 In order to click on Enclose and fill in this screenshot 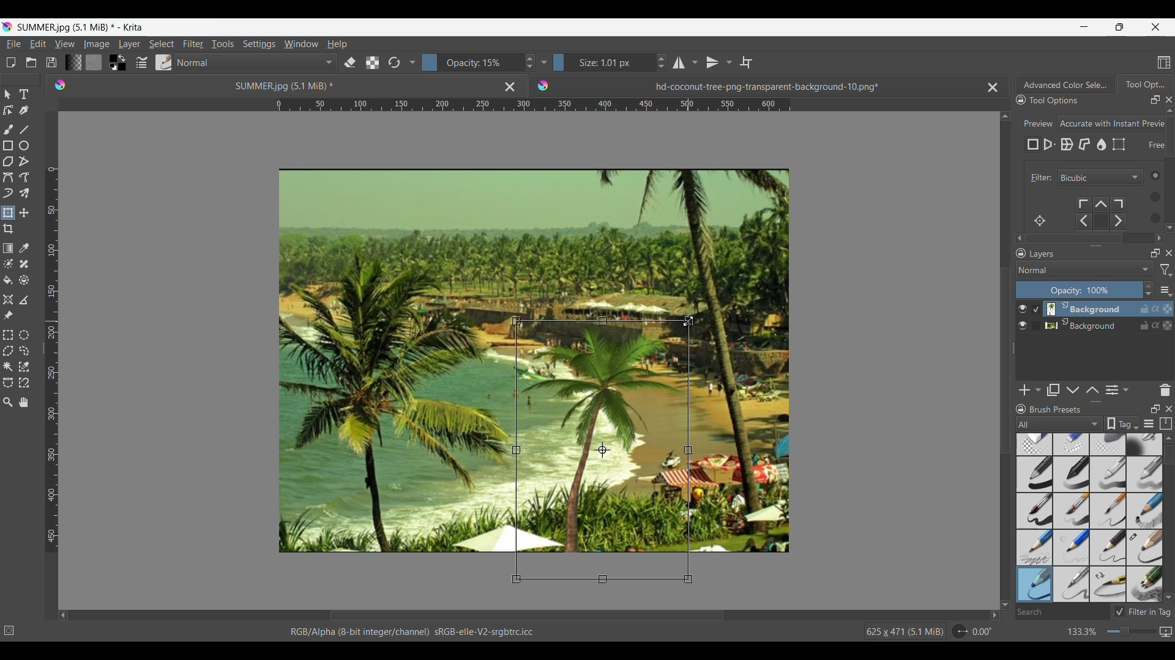, I will do `click(23, 280)`.